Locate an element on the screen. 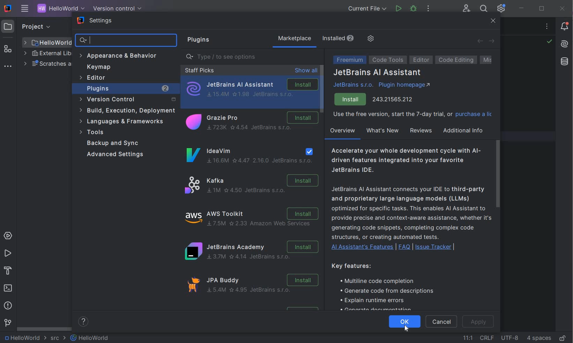  EXTERNAL LIBRARIES is located at coordinates (47, 54).